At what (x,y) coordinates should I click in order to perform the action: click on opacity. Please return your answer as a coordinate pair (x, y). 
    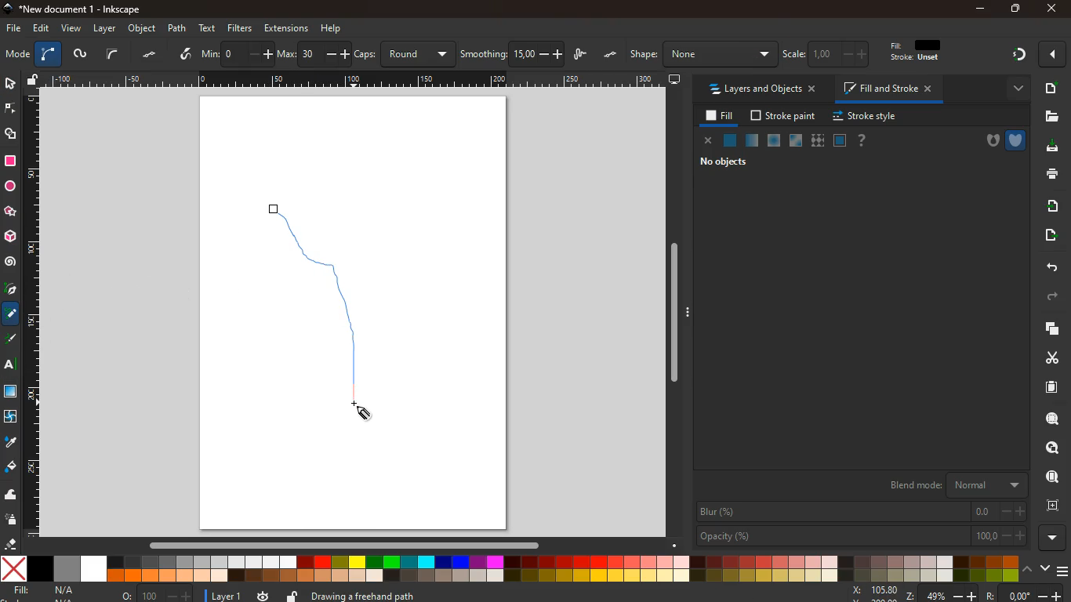
    Looking at the image, I should click on (753, 141).